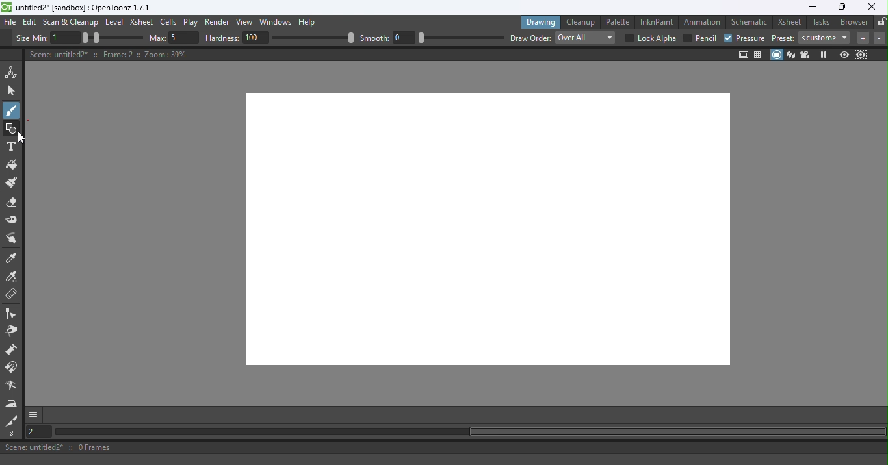 The height and width of the screenshot is (465, 888). What do you see at coordinates (14, 72) in the screenshot?
I see `Animate tool` at bounding box center [14, 72].